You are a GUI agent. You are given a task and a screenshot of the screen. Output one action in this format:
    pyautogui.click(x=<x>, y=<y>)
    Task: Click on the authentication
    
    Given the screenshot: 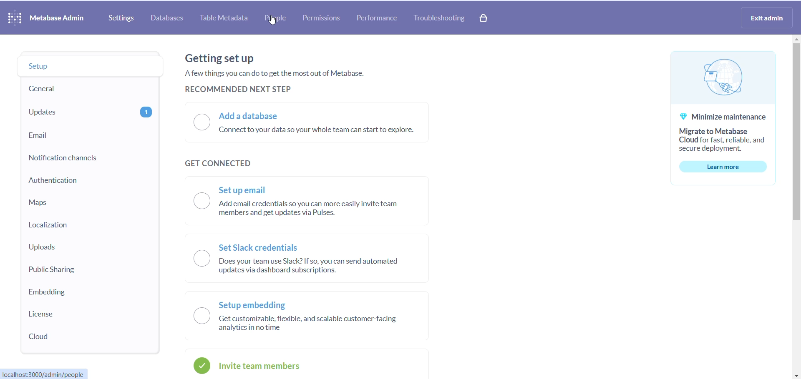 What is the action you would take?
    pyautogui.click(x=82, y=183)
    